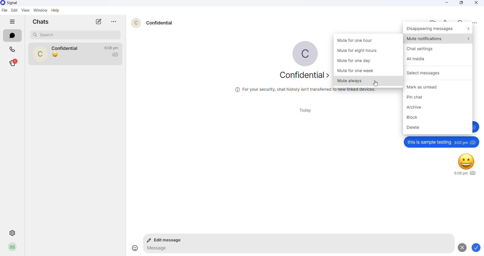 Image resolution: width=484 pixels, height=256 pixels. What do you see at coordinates (429, 142) in the screenshot?
I see `this is a sample testing` at bounding box center [429, 142].